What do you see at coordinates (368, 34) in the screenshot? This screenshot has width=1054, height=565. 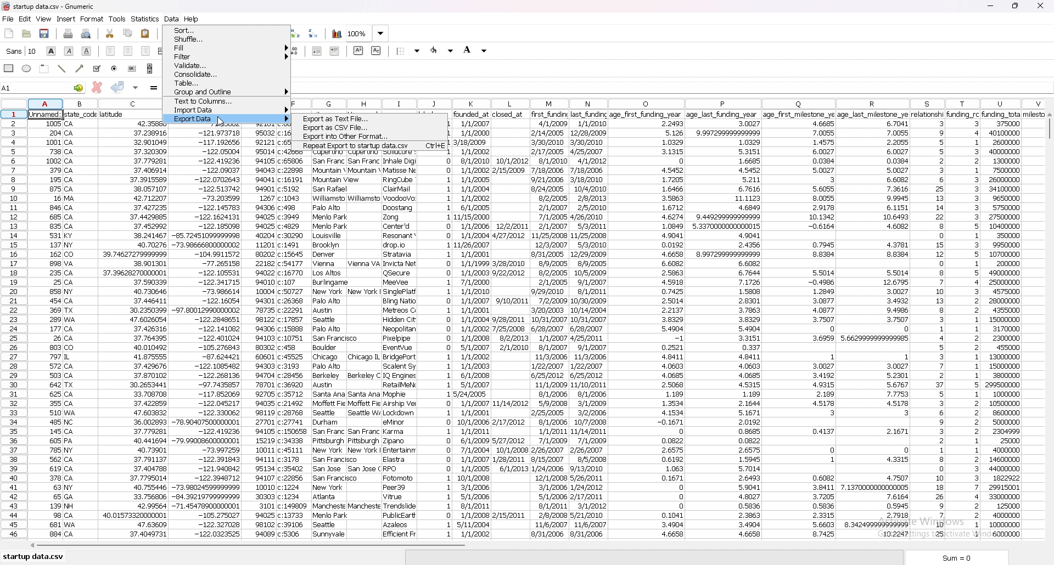 I see `zoom` at bounding box center [368, 34].